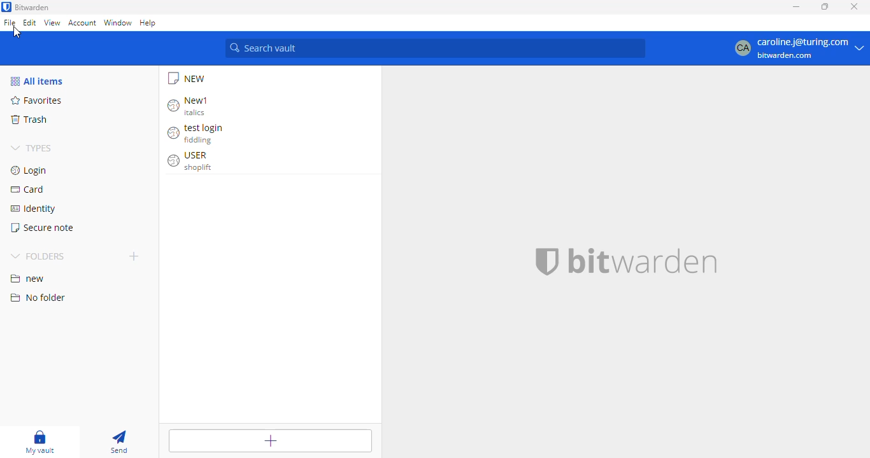 Image resolution: width=870 pixels, height=458 pixels. I want to click on USER      shoplift, so click(192, 162).